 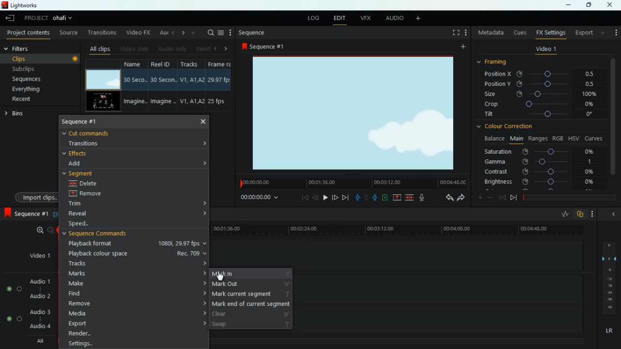 I want to click on menu, so click(x=222, y=32).